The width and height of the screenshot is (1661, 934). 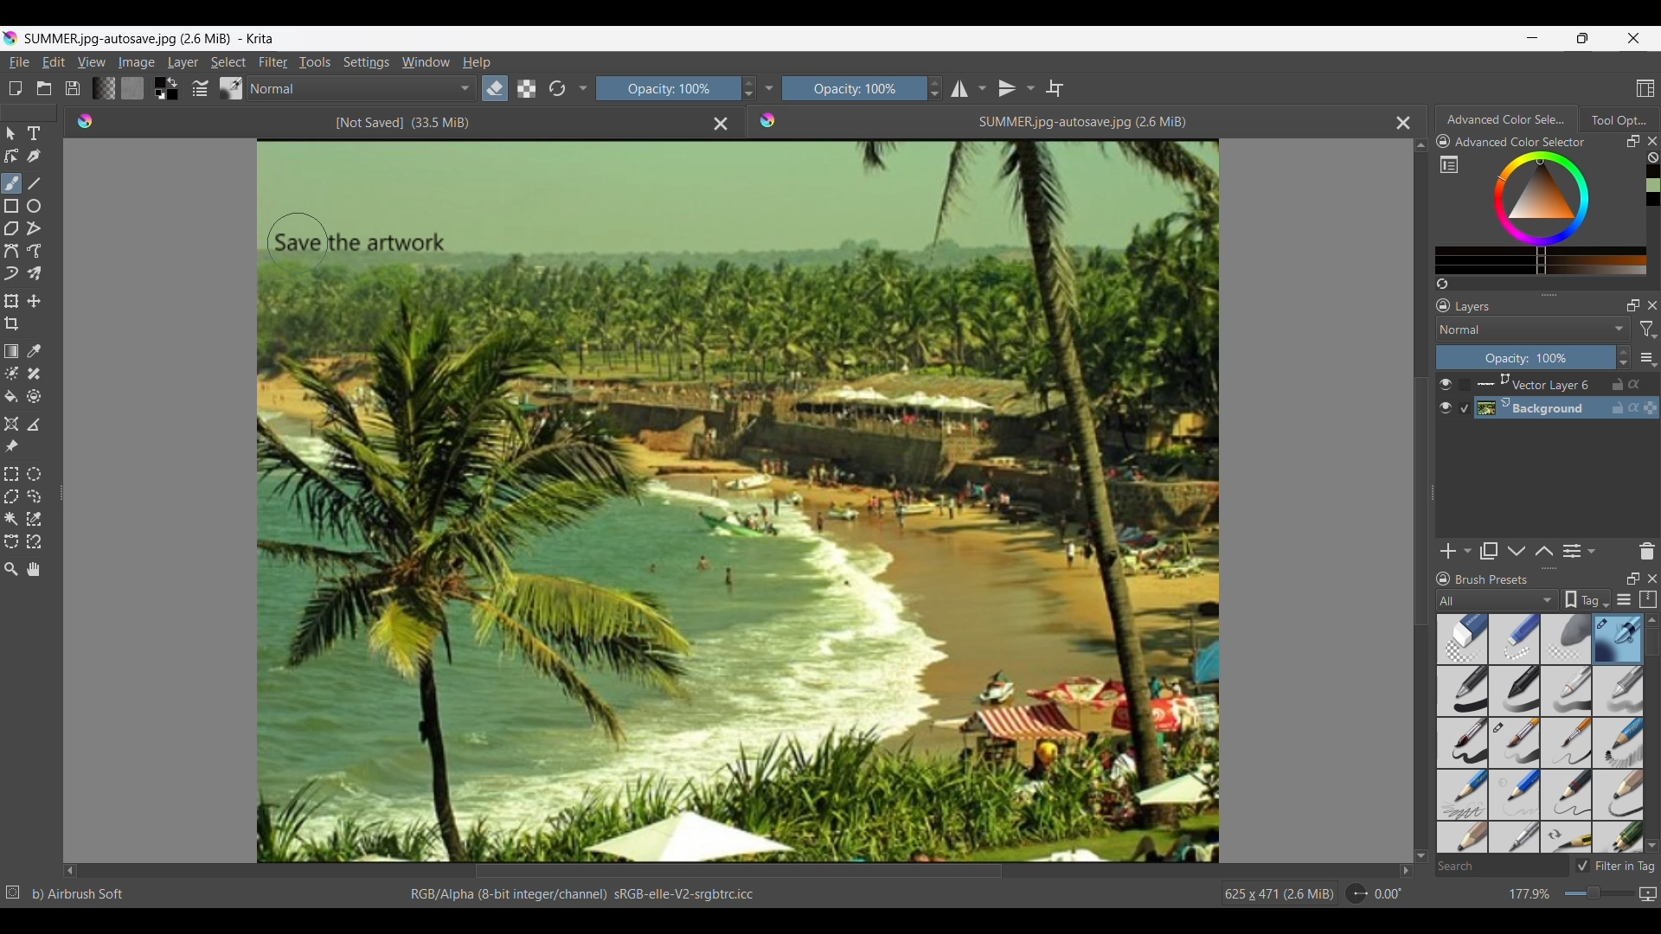 What do you see at coordinates (12, 183) in the screenshot?
I see `Freehand brush tool, current selection` at bounding box center [12, 183].